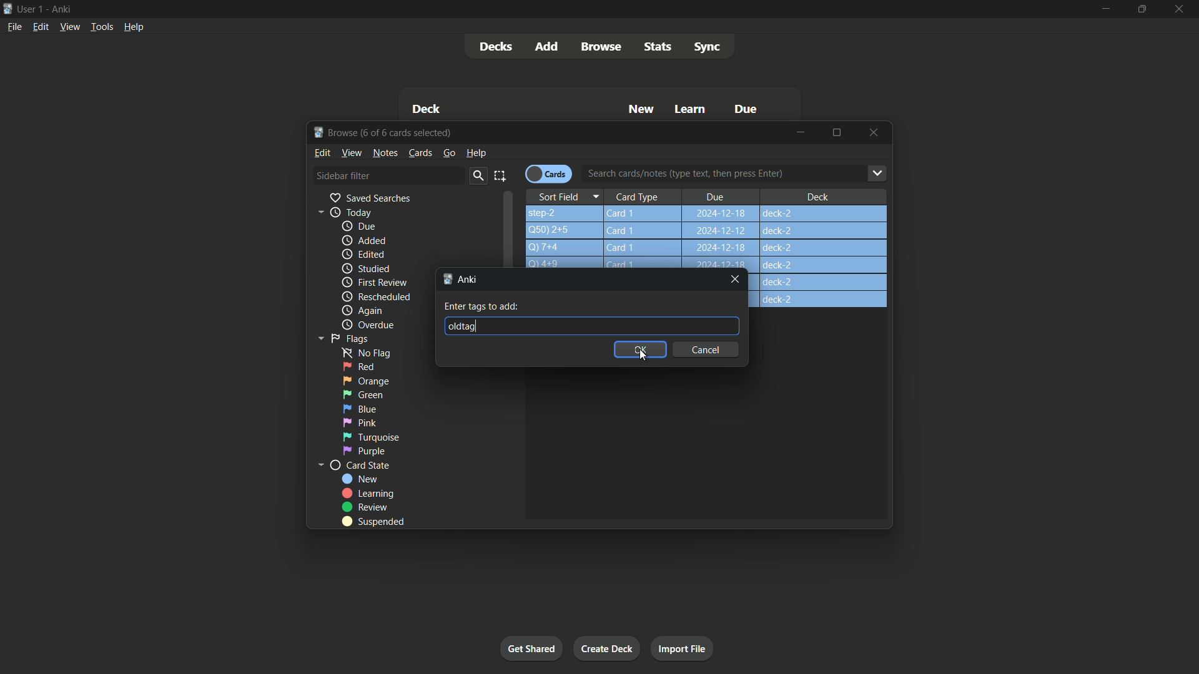 The image size is (1199, 674). Describe the element at coordinates (360, 422) in the screenshot. I see `pink` at that location.